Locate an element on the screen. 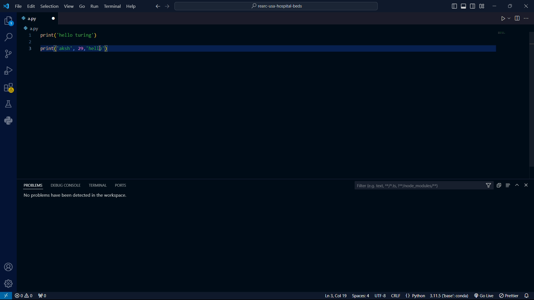 The image size is (534, 300). close bar is located at coordinates (529, 185).